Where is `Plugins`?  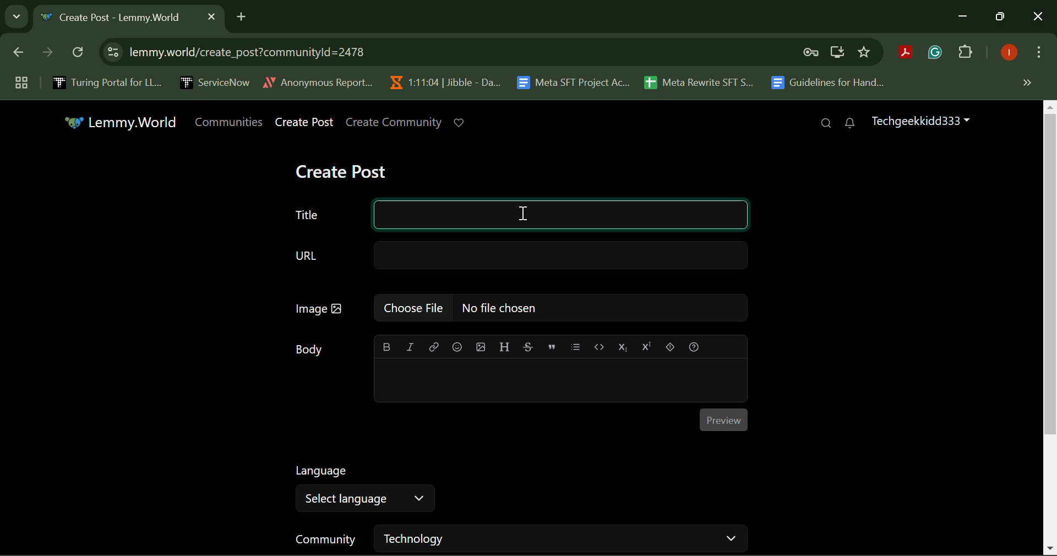
Plugins is located at coordinates (966, 54).